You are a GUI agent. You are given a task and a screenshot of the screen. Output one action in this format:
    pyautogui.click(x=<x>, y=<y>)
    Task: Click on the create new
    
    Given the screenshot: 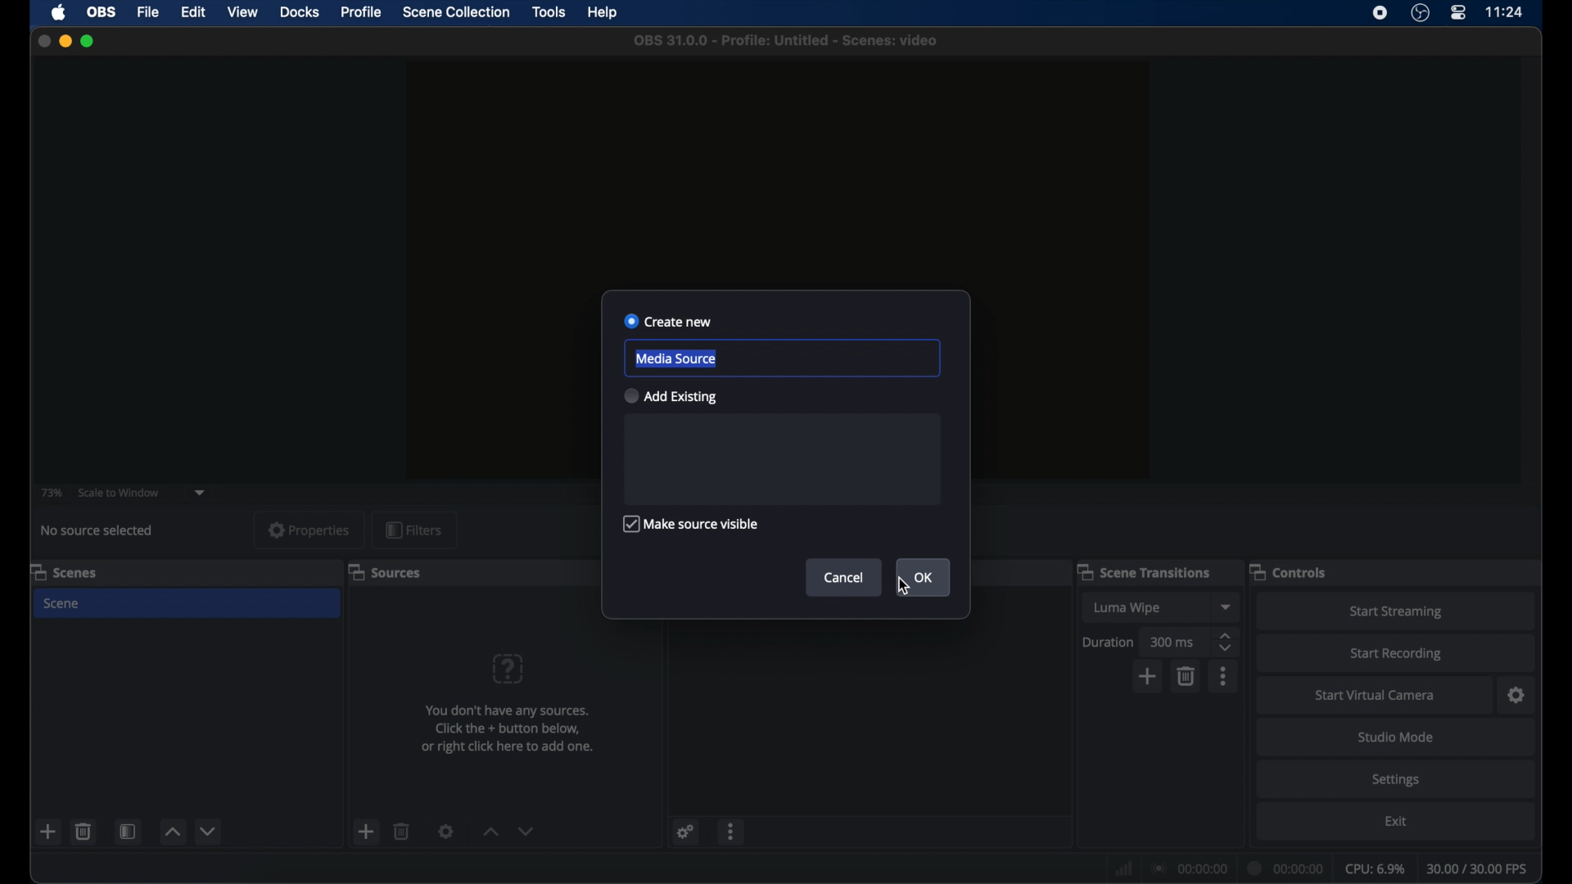 What is the action you would take?
    pyautogui.click(x=667, y=321)
    